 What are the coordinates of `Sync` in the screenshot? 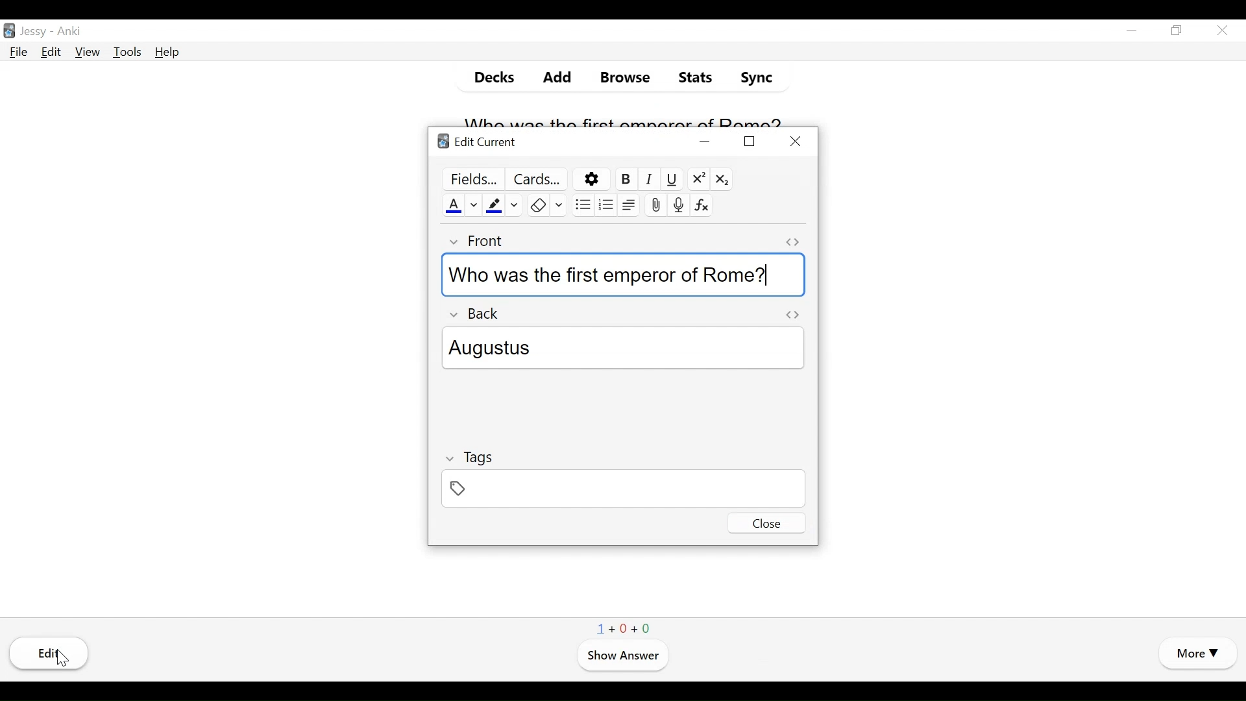 It's located at (753, 77).